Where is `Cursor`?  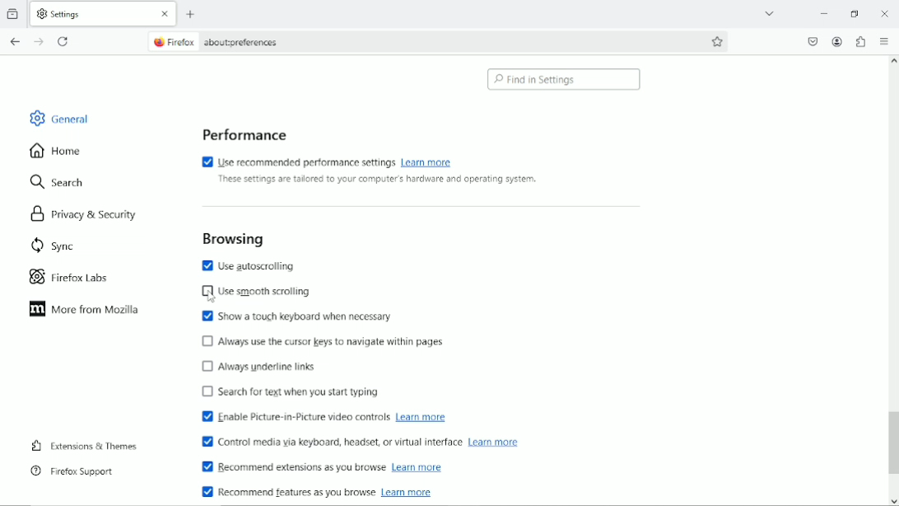
Cursor is located at coordinates (210, 297).